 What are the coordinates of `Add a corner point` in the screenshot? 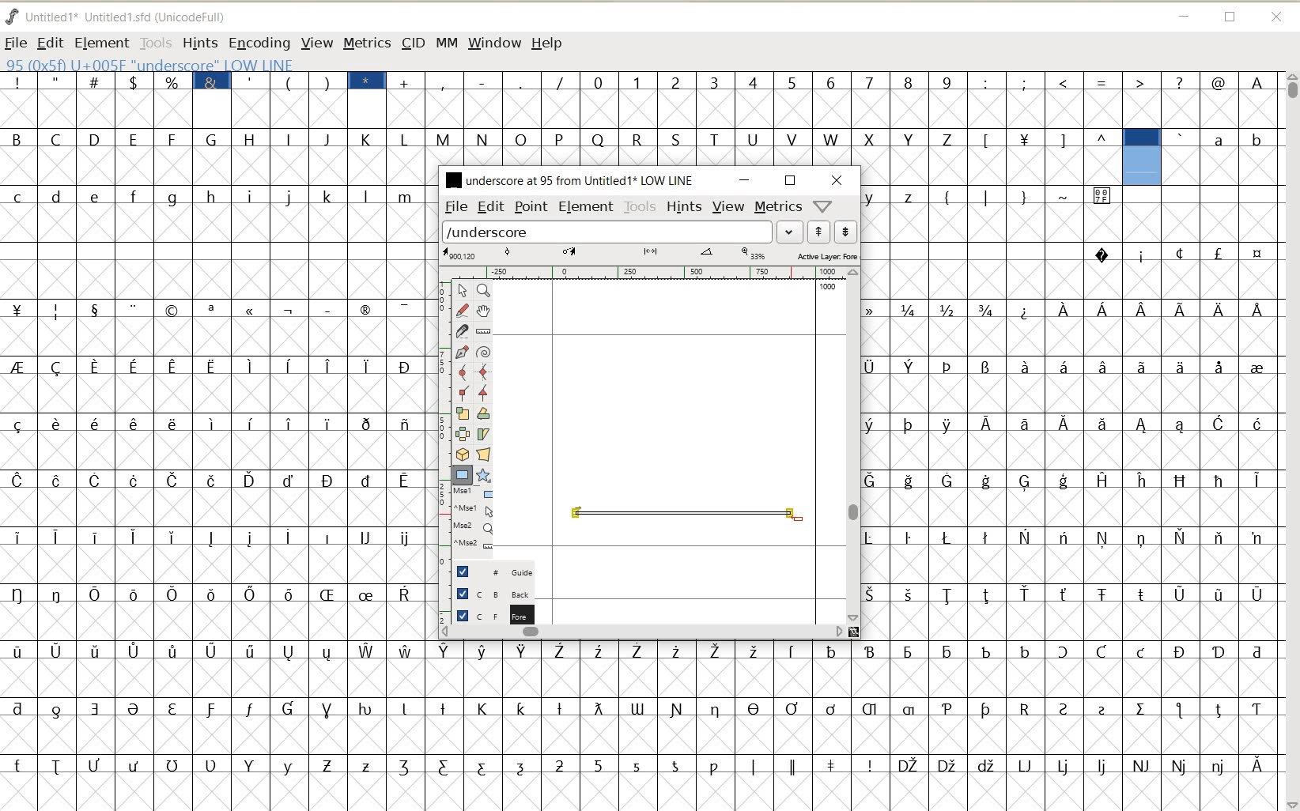 It's located at (484, 393).